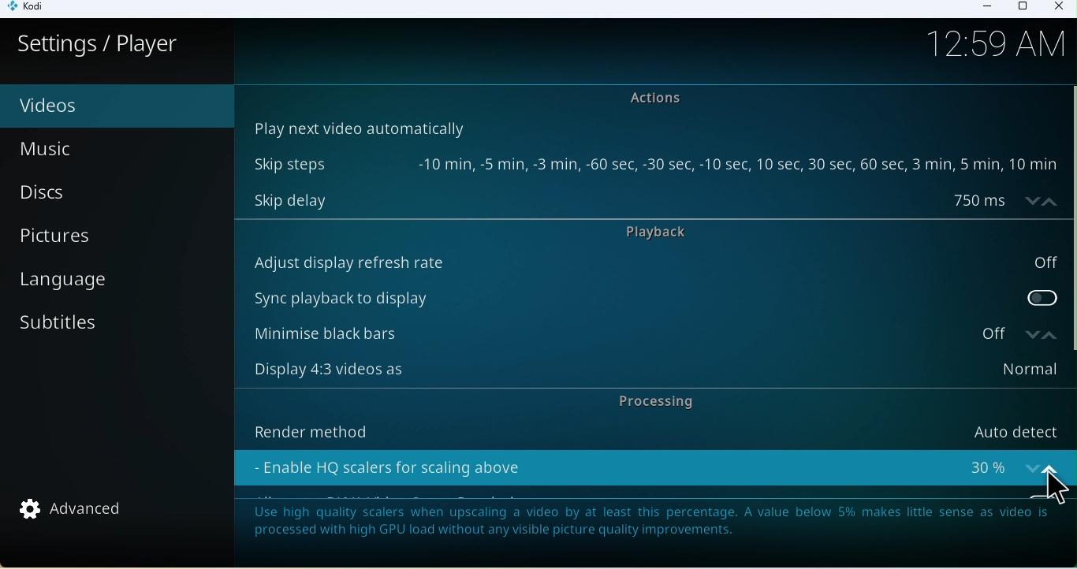  Describe the element at coordinates (1037, 200) in the screenshot. I see `increase/decrease` at that location.